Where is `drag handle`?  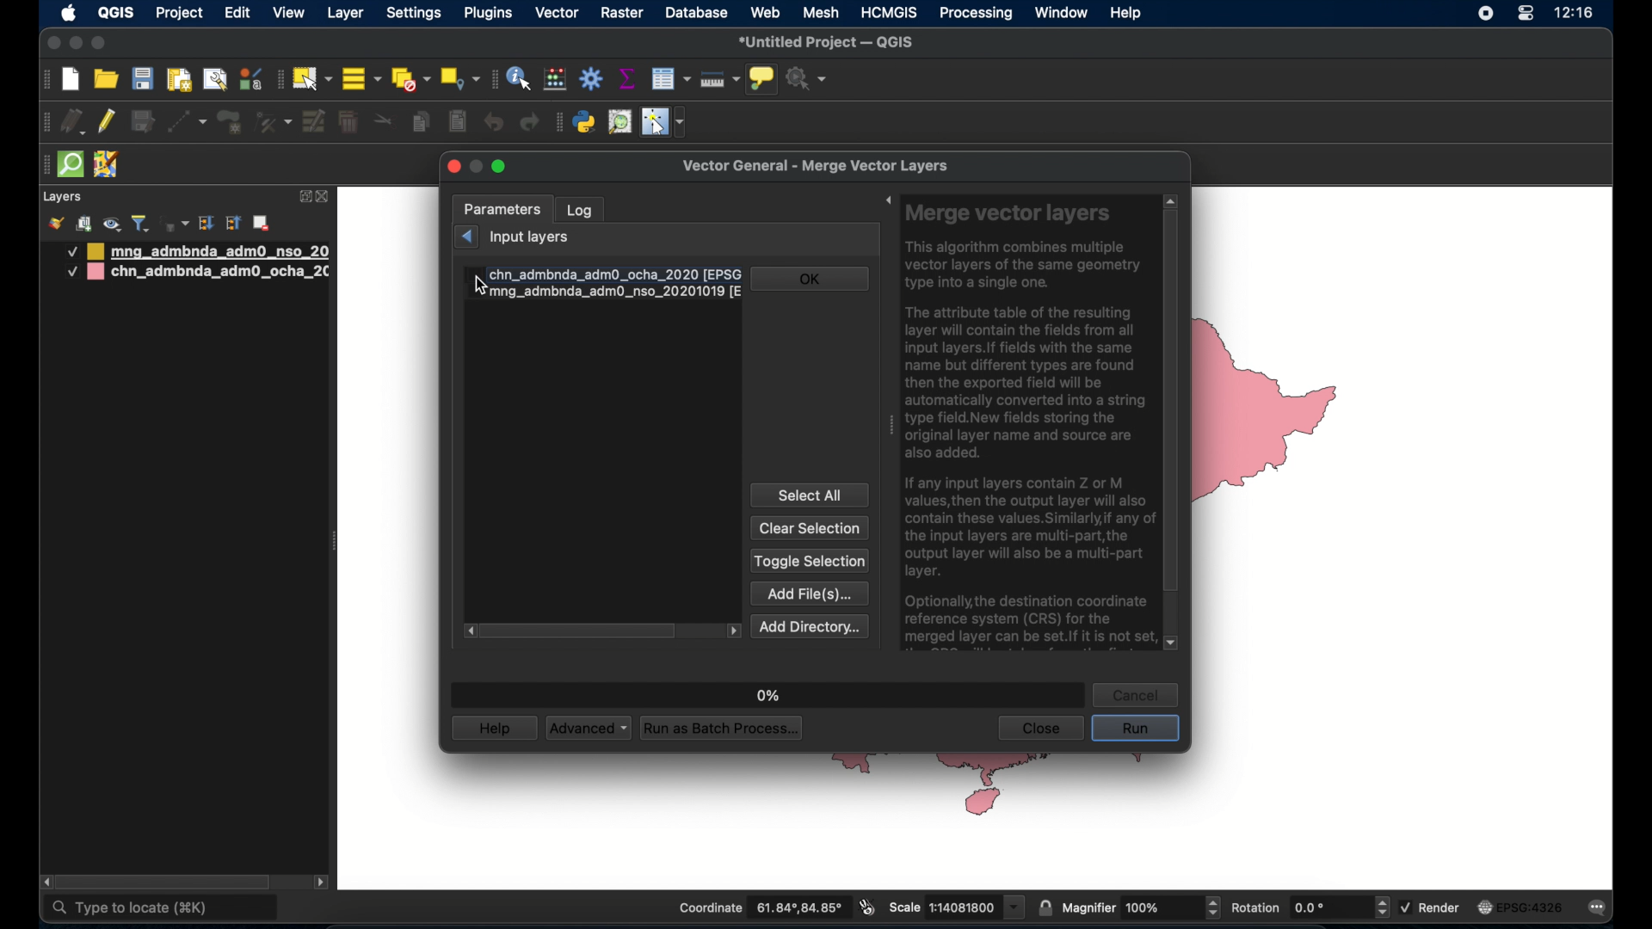 drag handle is located at coordinates (41, 166).